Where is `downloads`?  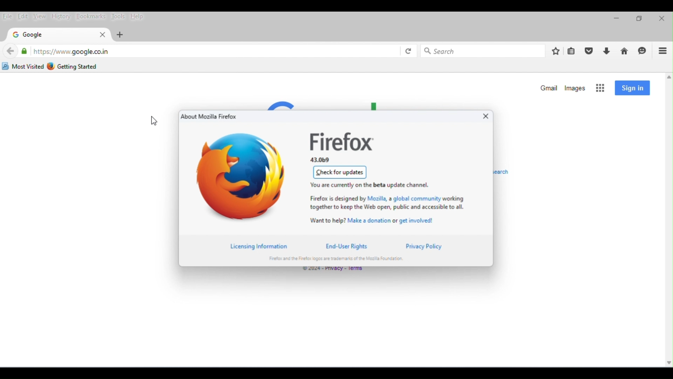
downloads is located at coordinates (607, 52).